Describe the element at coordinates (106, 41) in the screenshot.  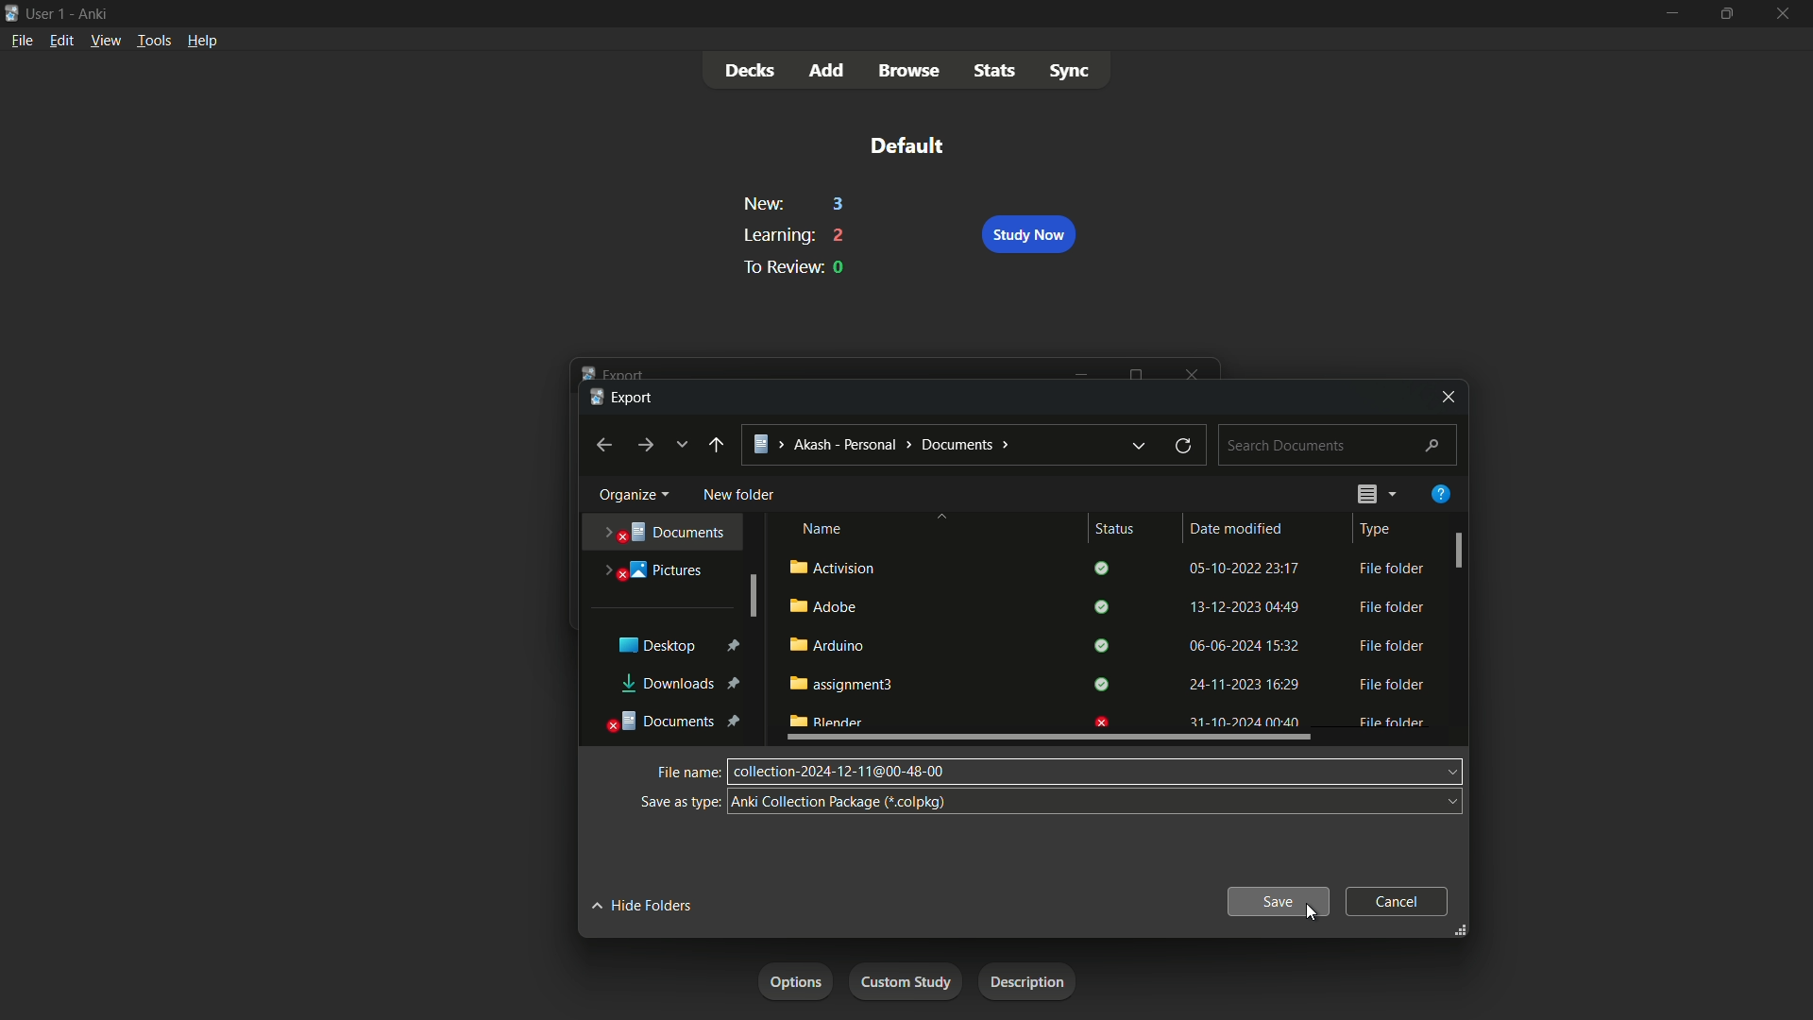
I see `view menu` at that location.